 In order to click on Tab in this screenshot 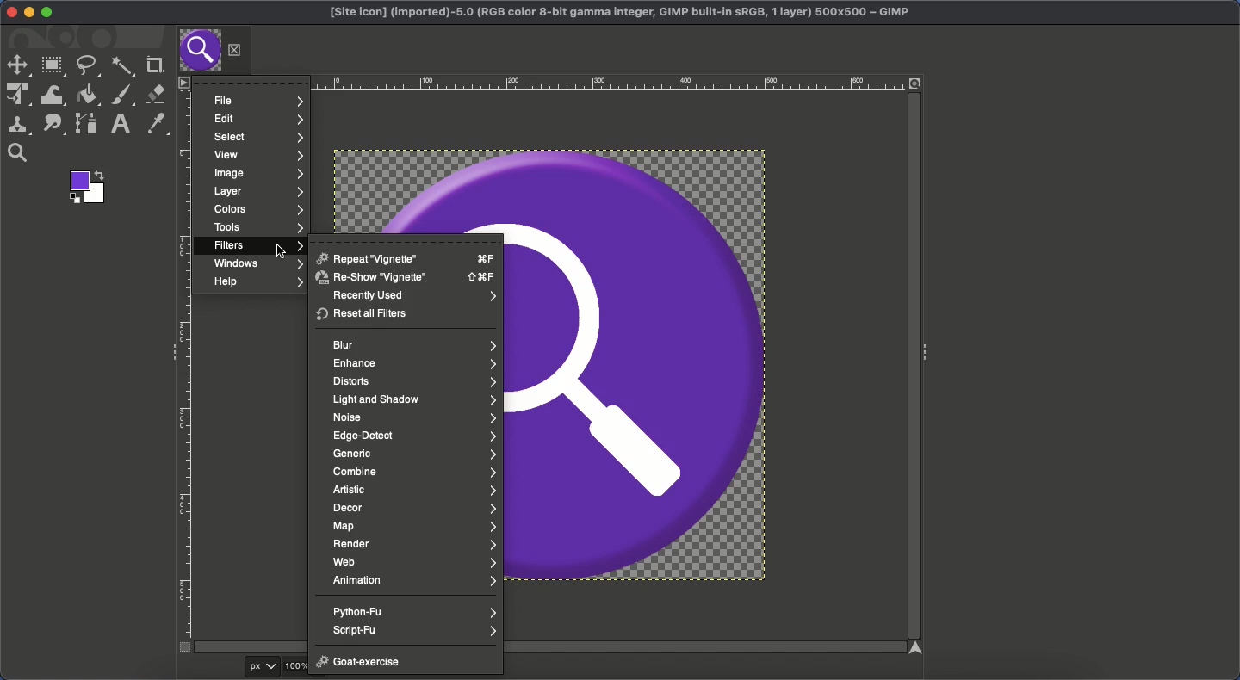, I will do `click(199, 51)`.